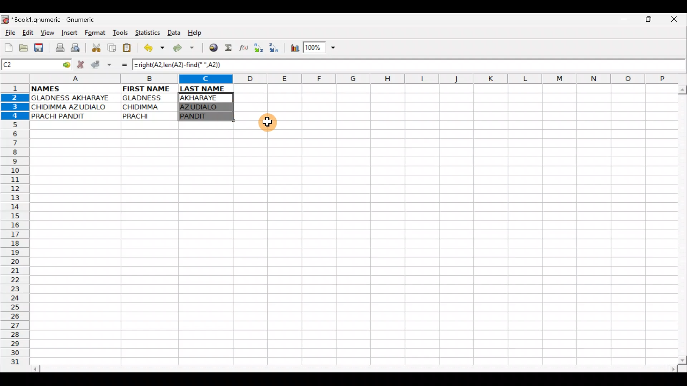 This screenshot has height=386, width=687. Describe the element at coordinates (350, 247) in the screenshot. I see `Cells` at that location.